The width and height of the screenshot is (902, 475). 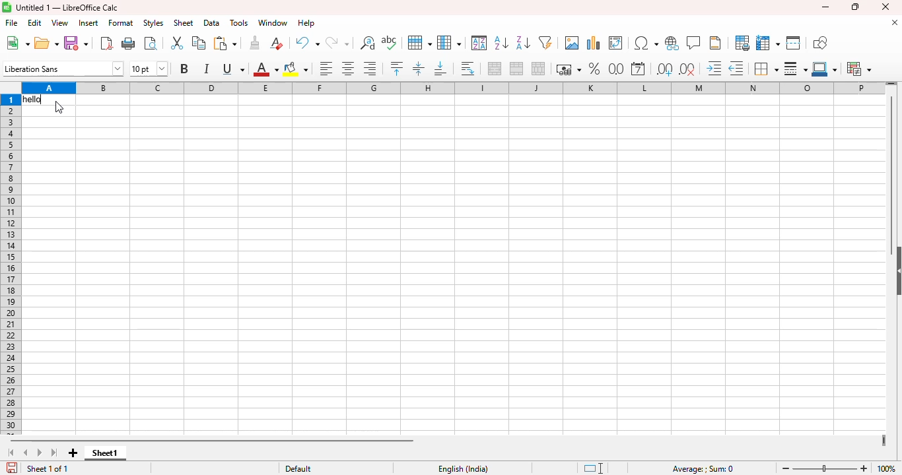 What do you see at coordinates (59, 108) in the screenshot?
I see `cursor` at bounding box center [59, 108].